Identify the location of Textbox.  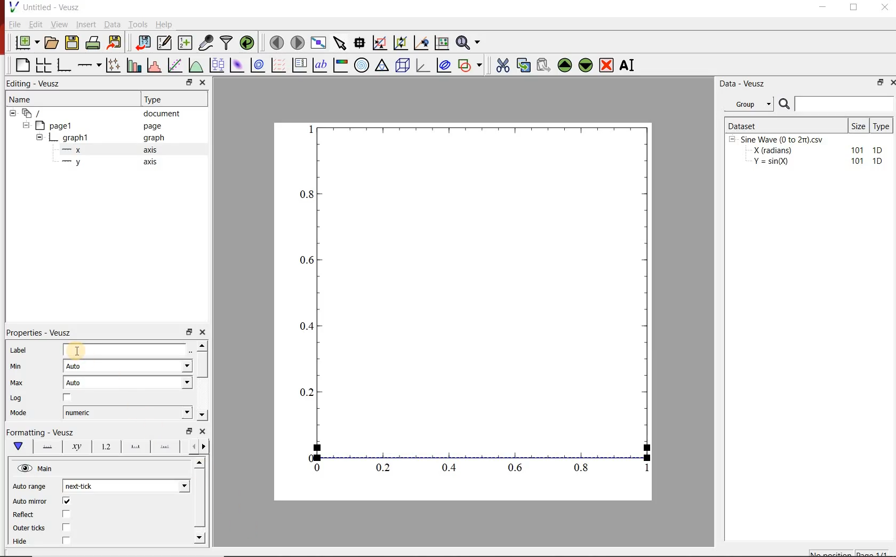
(125, 350).